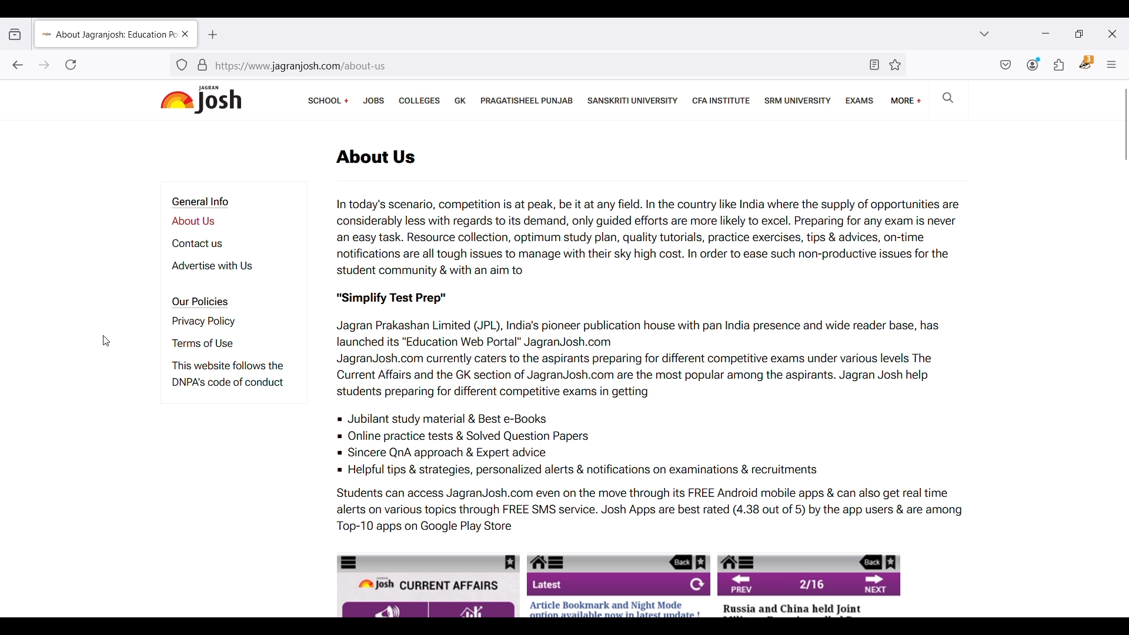  Describe the element at coordinates (44, 65) in the screenshot. I see `Go forward one page` at that location.